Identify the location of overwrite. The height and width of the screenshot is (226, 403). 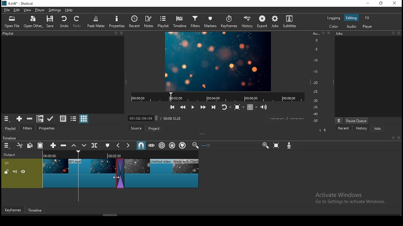
(84, 145).